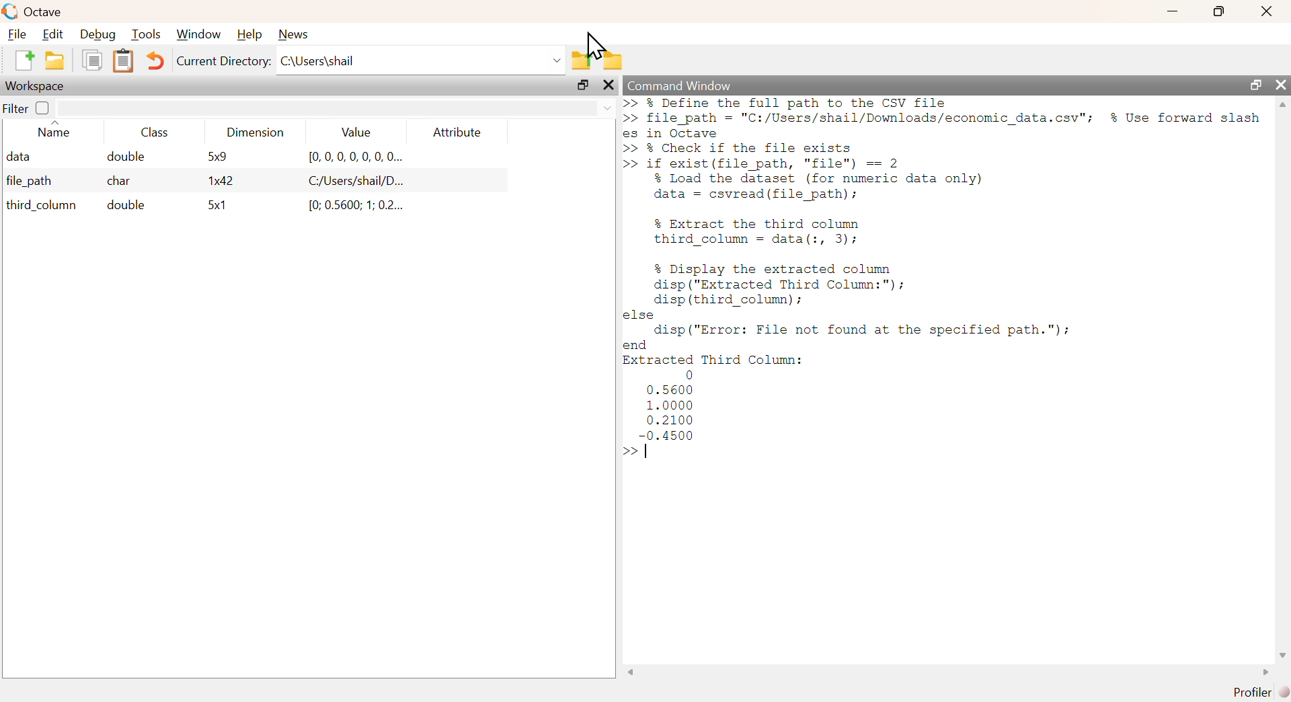 Image resolution: width=1291 pixels, height=702 pixels. I want to click on checkbox, so click(44, 109).